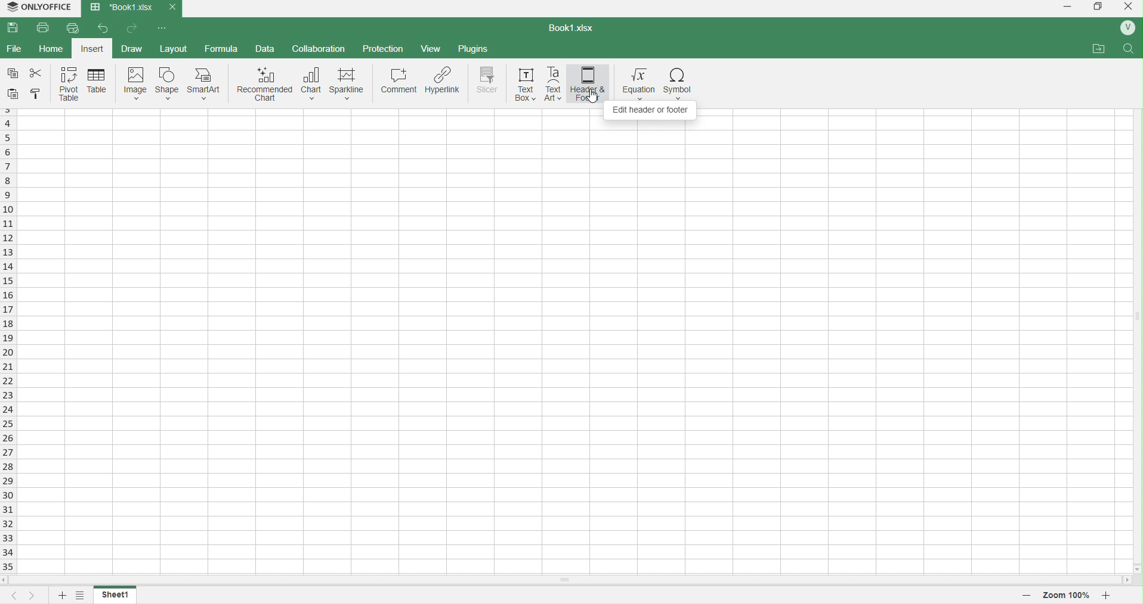 Image resolution: width=1143 pixels, height=604 pixels. I want to click on view, so click(431, 49).